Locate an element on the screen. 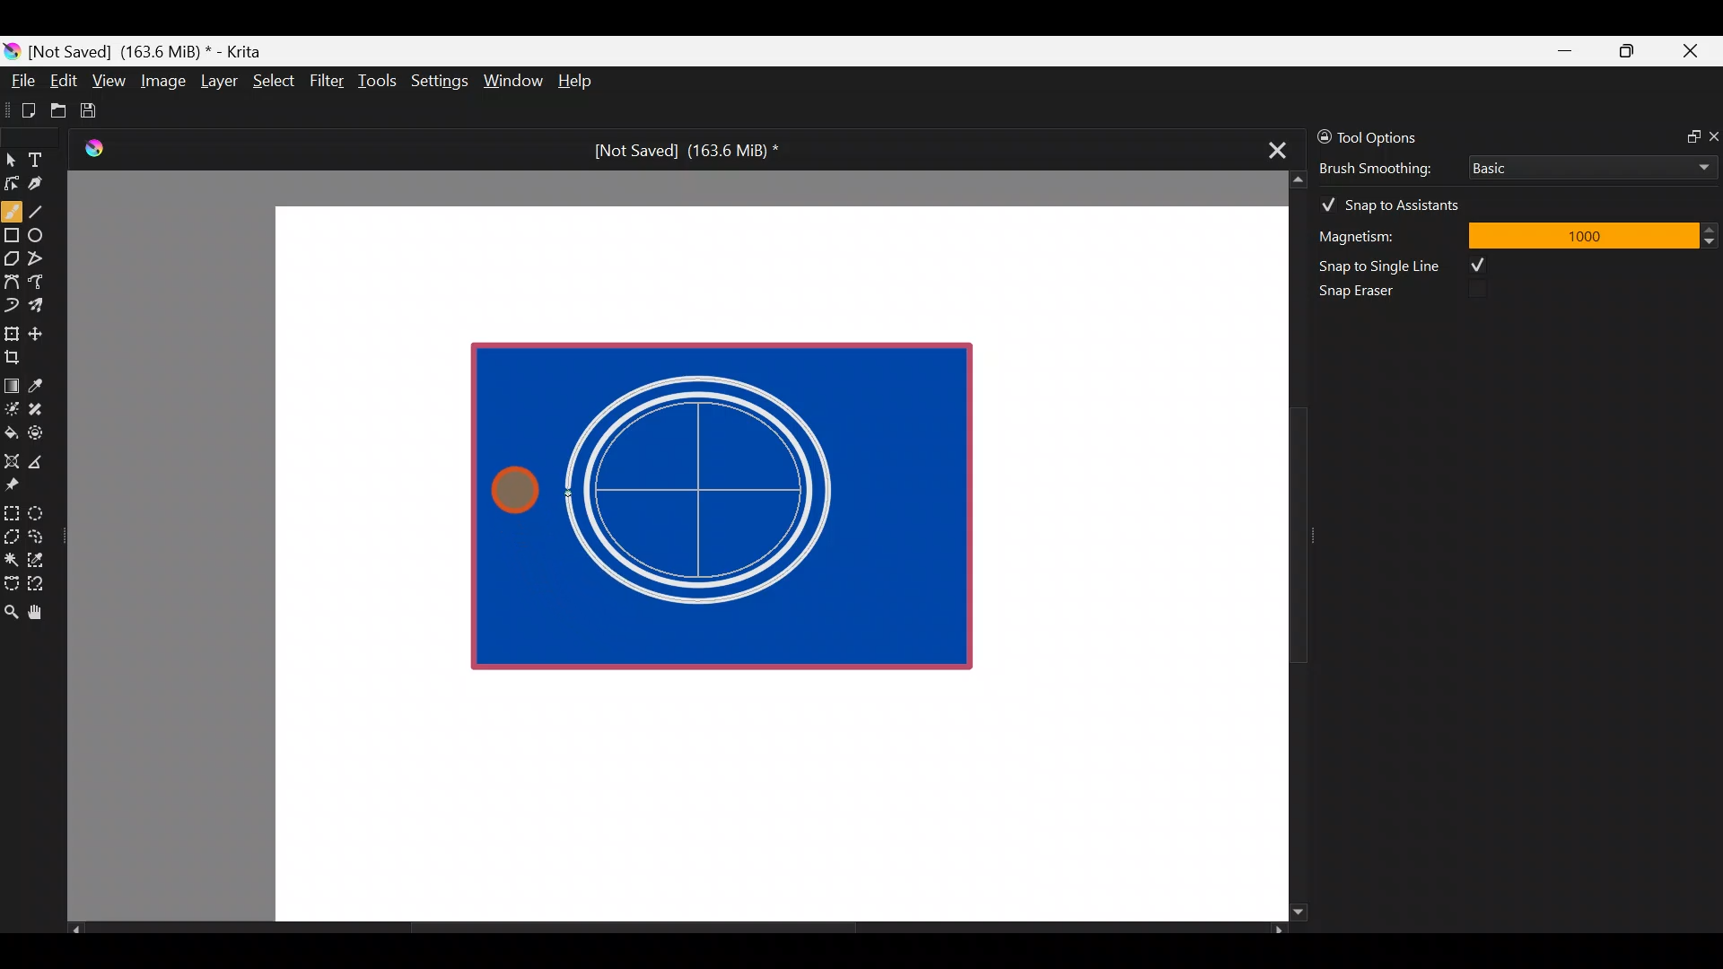 This screenshot has width=1723, height=969. 1000 is located at coordinates (1582, 234).